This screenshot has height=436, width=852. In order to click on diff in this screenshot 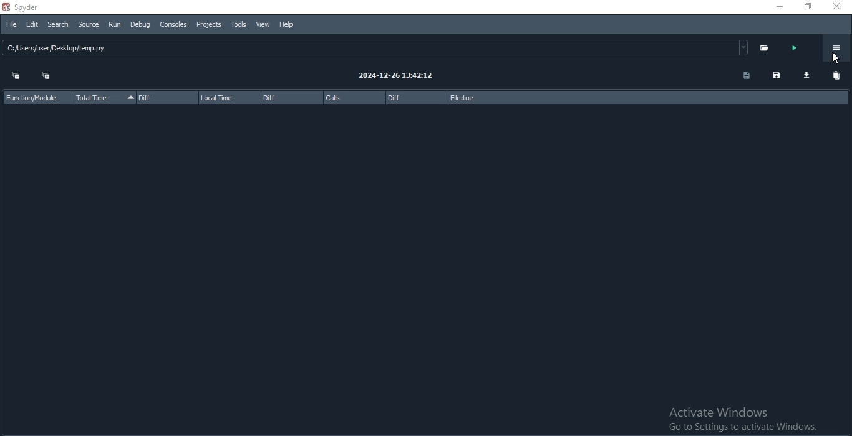, I will do `click(415, 99)`.